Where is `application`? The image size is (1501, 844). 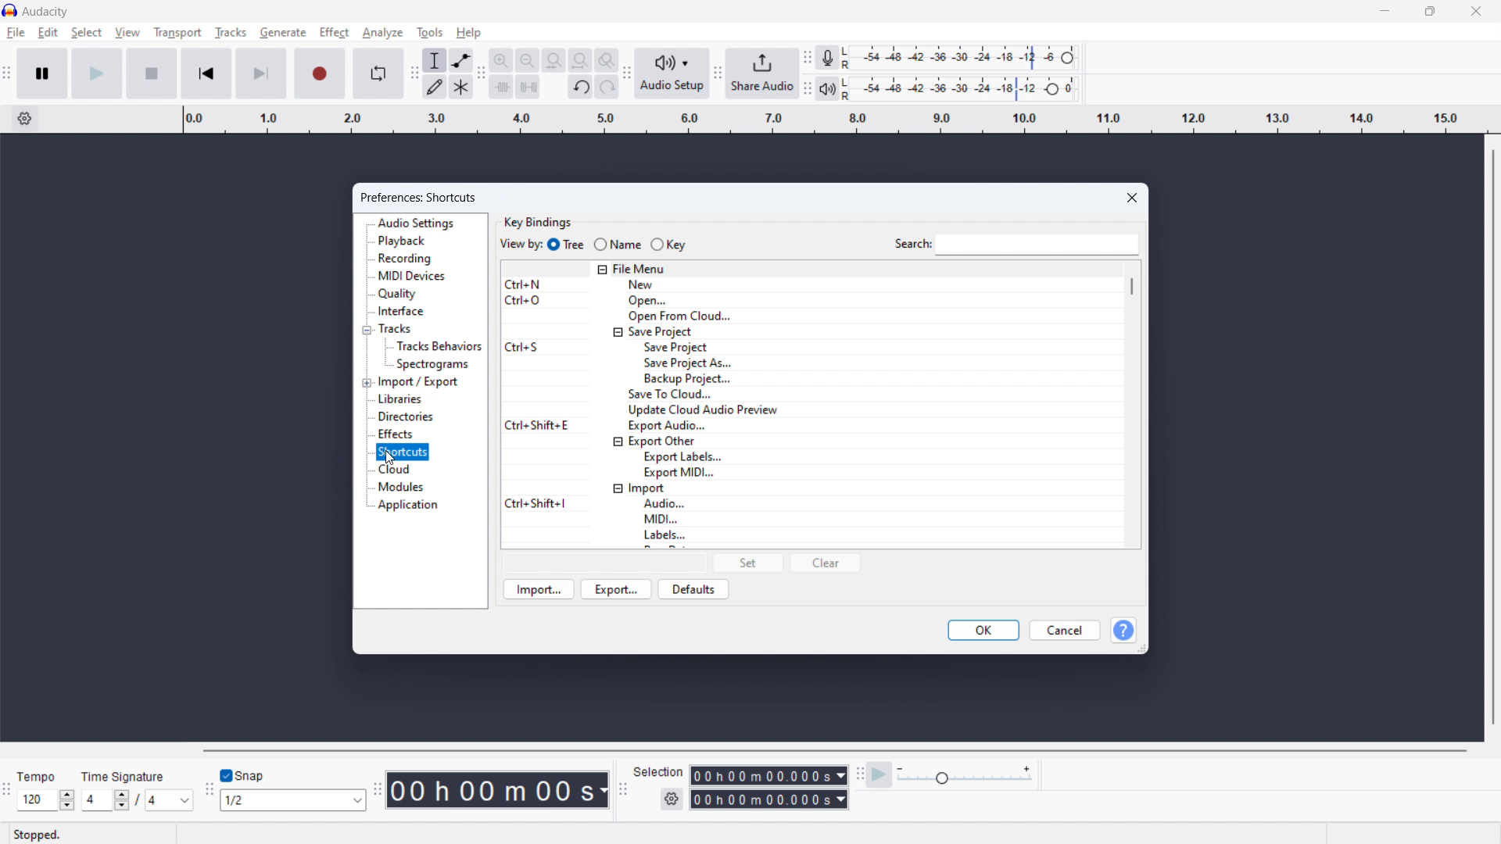
application is located at coordinates (410, 506).